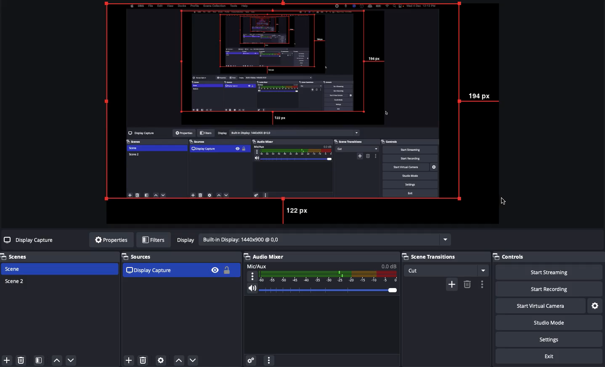 Image resolution: width=605 pixels, height=367 pixels. Describe the element at coordinates (6, 359) in the screenshot. I see `Add` at that location.